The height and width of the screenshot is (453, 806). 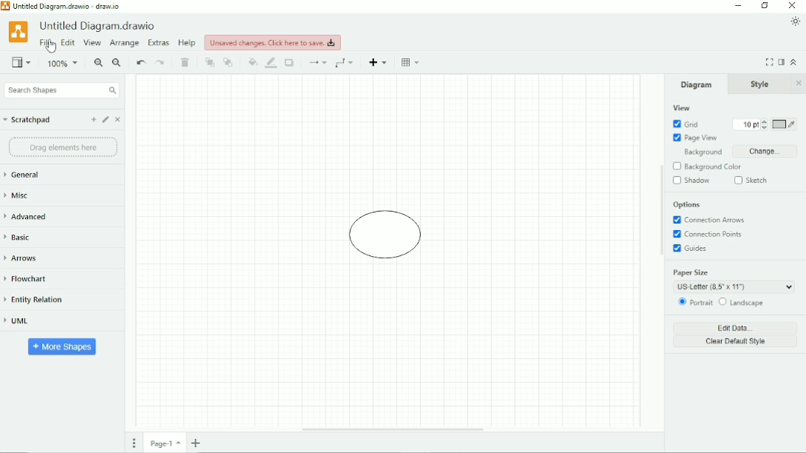 What do you see at coordinates (196, 443) in the screenshot?
I see `Insert page` at bounding box center [196, 443].